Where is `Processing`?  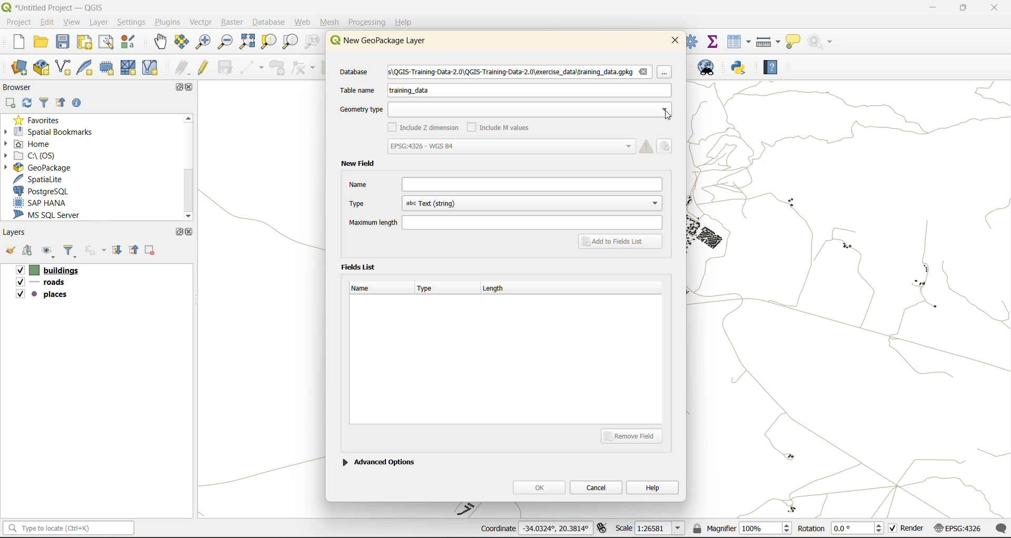
Processing is located at coordinates (369, 21).